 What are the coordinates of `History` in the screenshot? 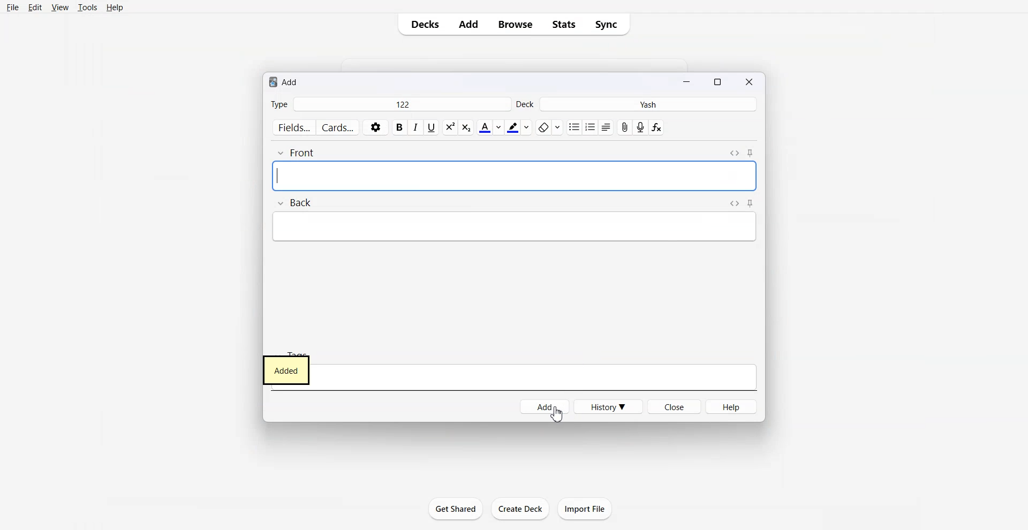 It's located at (610, 406).